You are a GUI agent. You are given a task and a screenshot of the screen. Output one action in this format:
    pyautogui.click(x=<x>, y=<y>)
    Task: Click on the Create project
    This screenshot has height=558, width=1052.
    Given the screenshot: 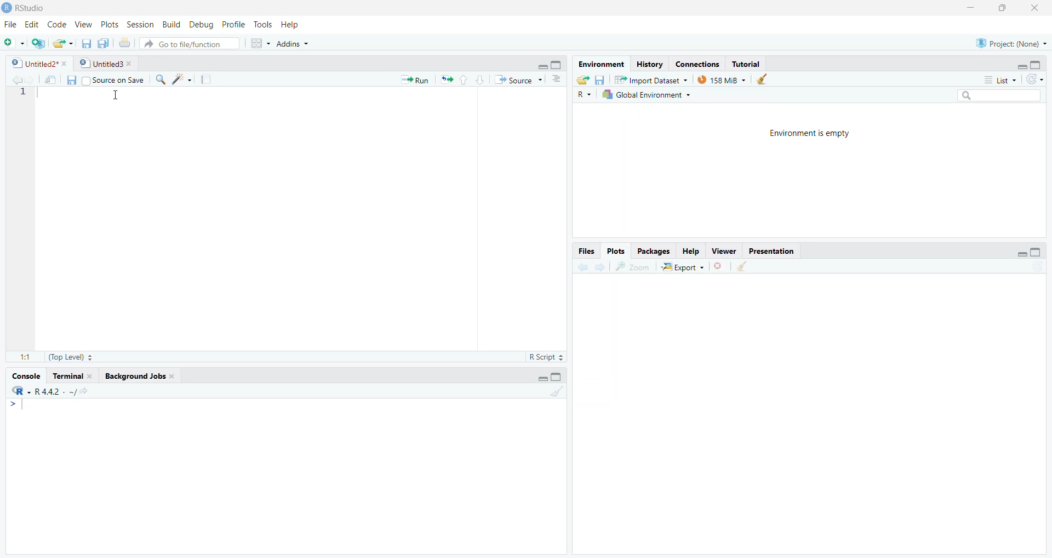 What is the action you would take?
    pyautogui.click(x=39, y=43)
    